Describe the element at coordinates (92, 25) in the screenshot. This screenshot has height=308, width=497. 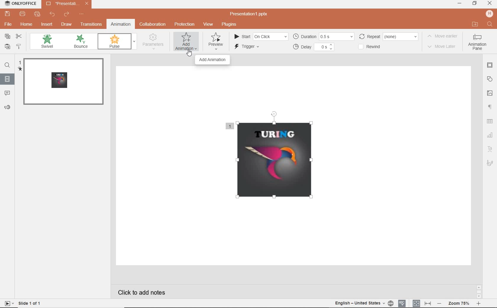
I see `transitions` at that location.